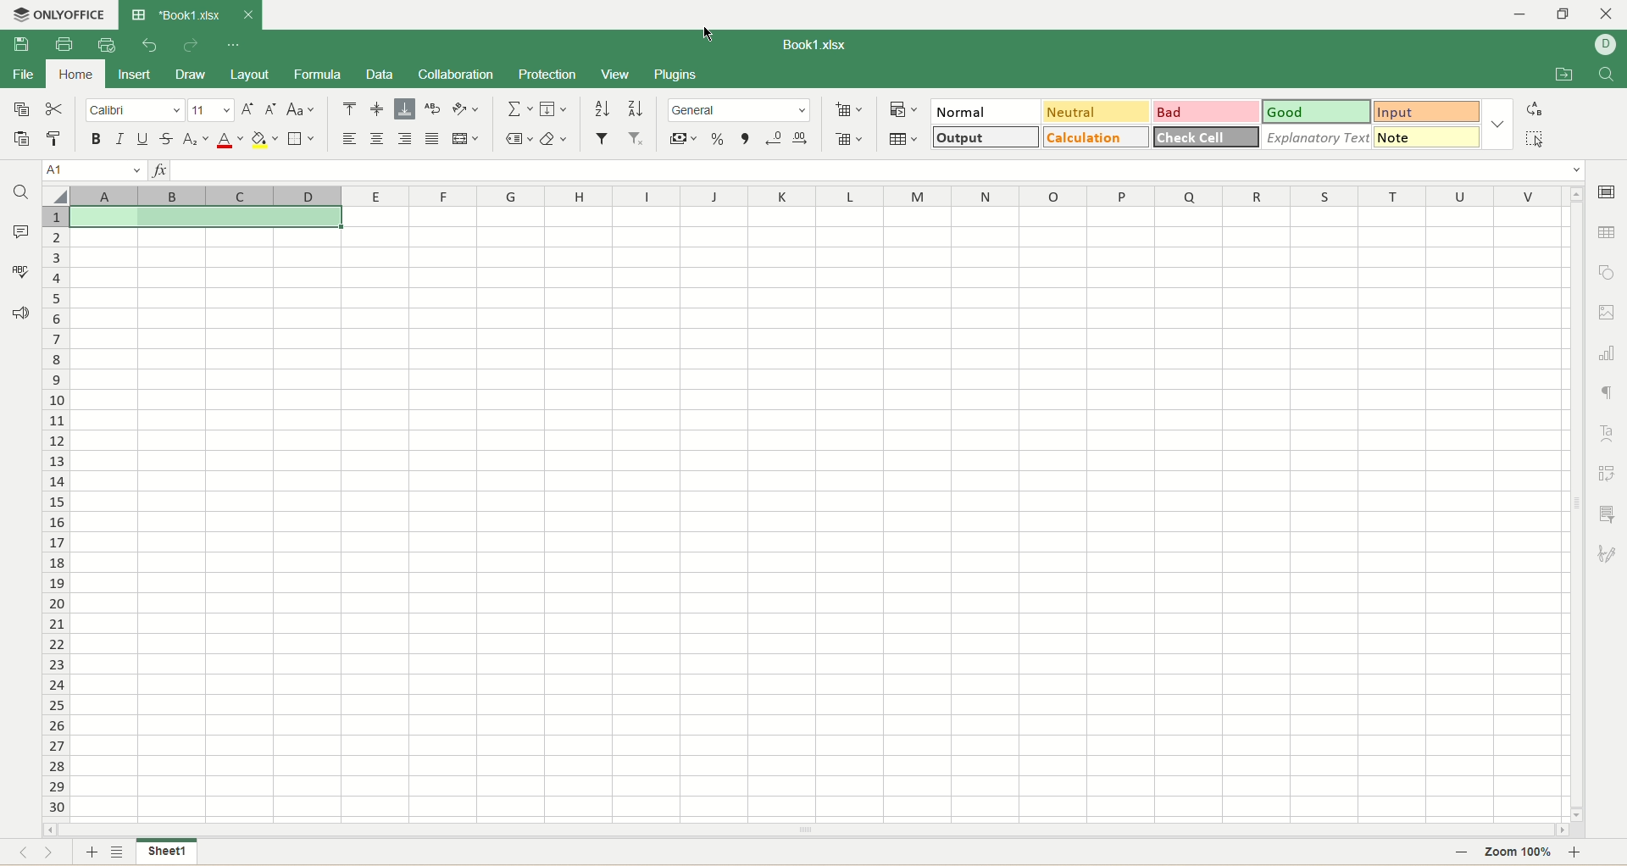 This screenshot has width=1627, height=866. Describe the element at coordinates (745, 138) in the screenshot. I see `comma style` at that location.